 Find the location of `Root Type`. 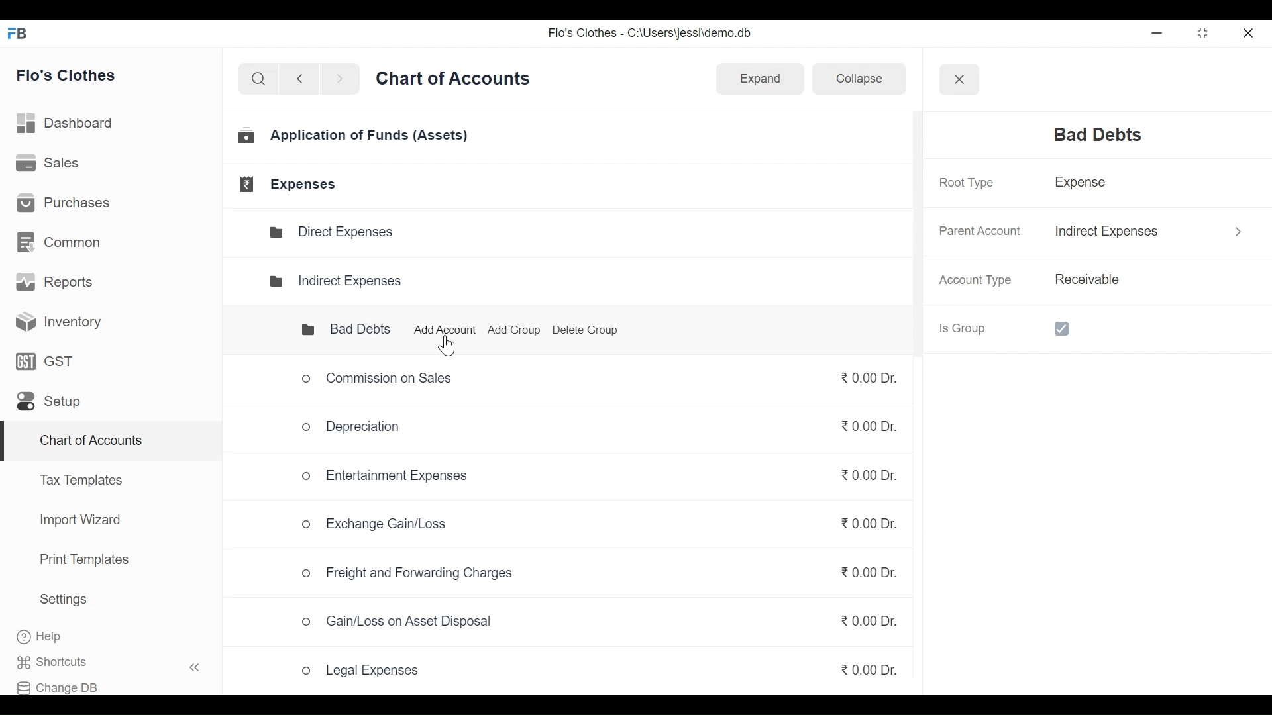

Root Type is located at coordinates (965, 183).